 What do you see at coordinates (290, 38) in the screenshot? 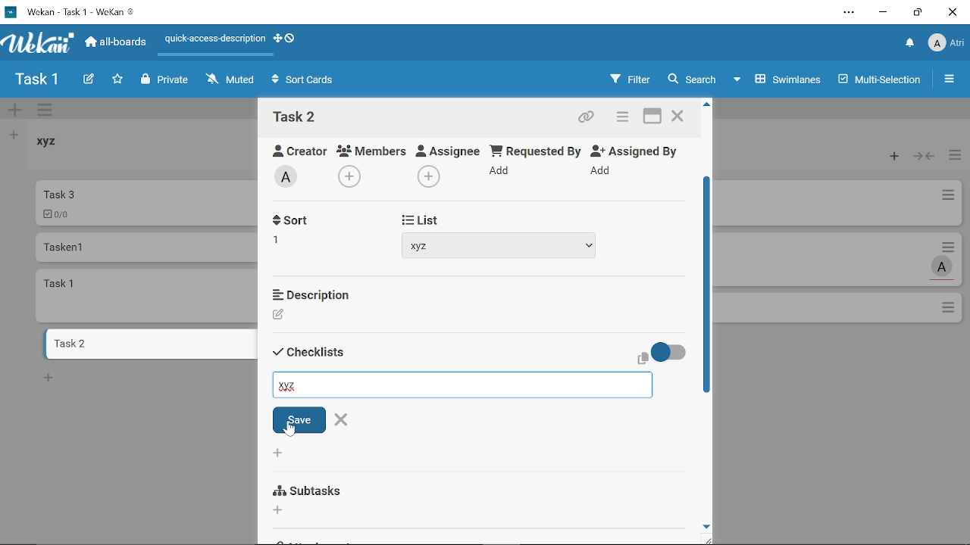
I see `Show desktop drag handlws` at bounding box center [290, 38].